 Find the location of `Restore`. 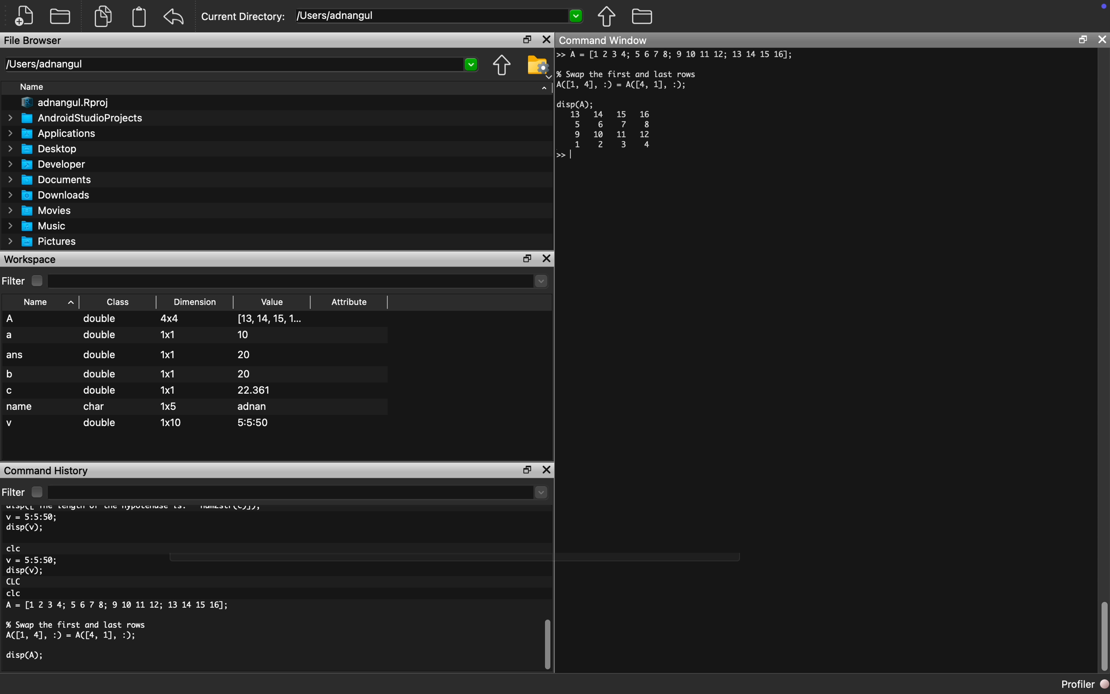

Restore is located at coordinates (526, 39).